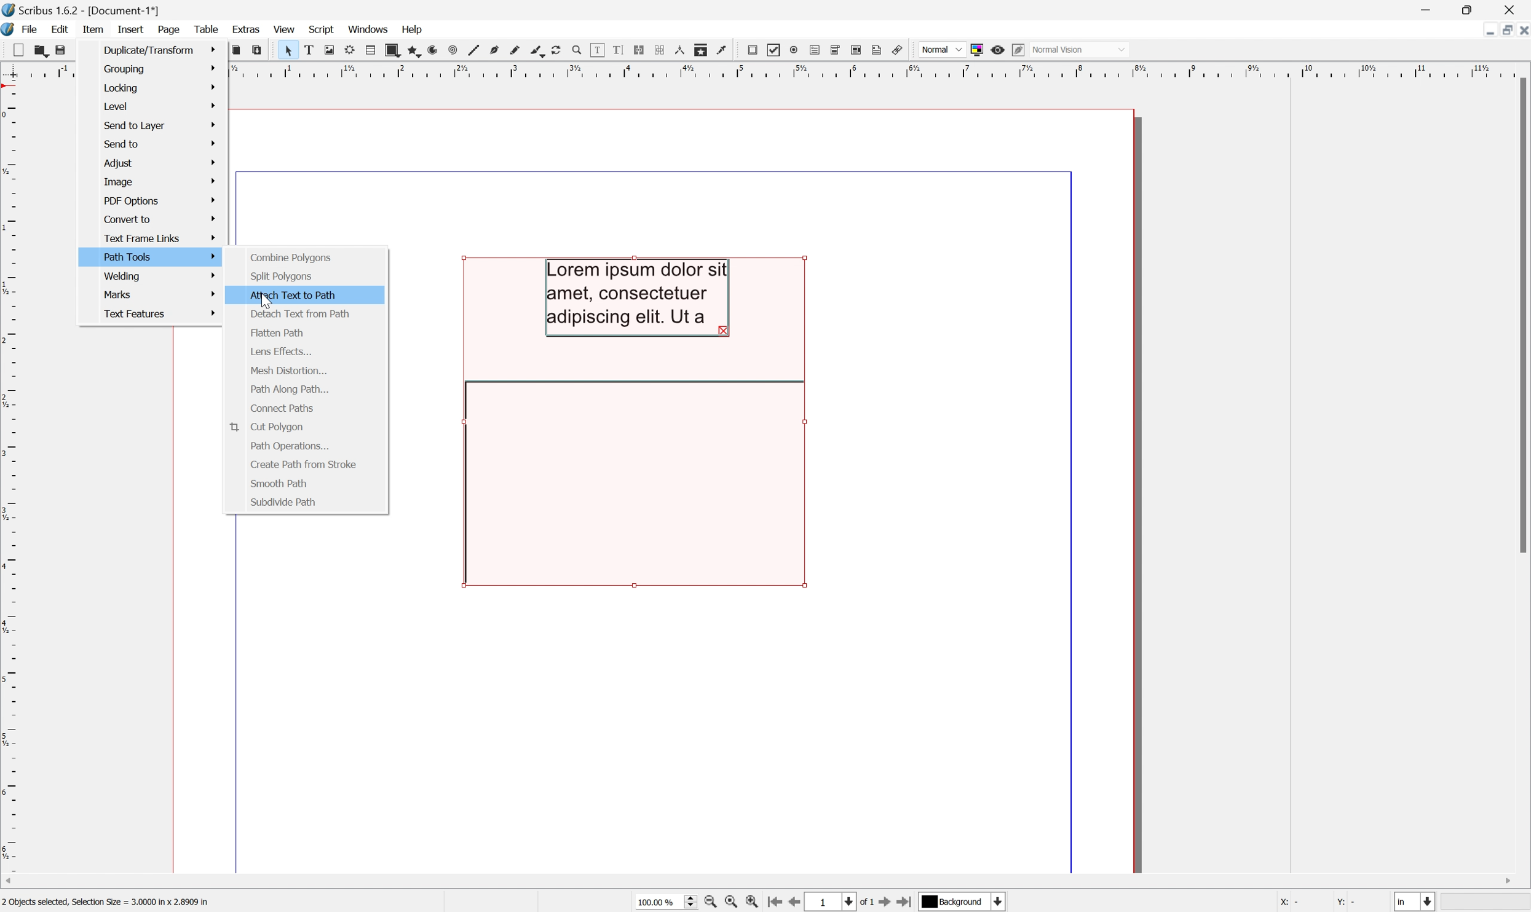 This screenshot has width=1531, height=912. I want to click on Image, so click(159, 181).